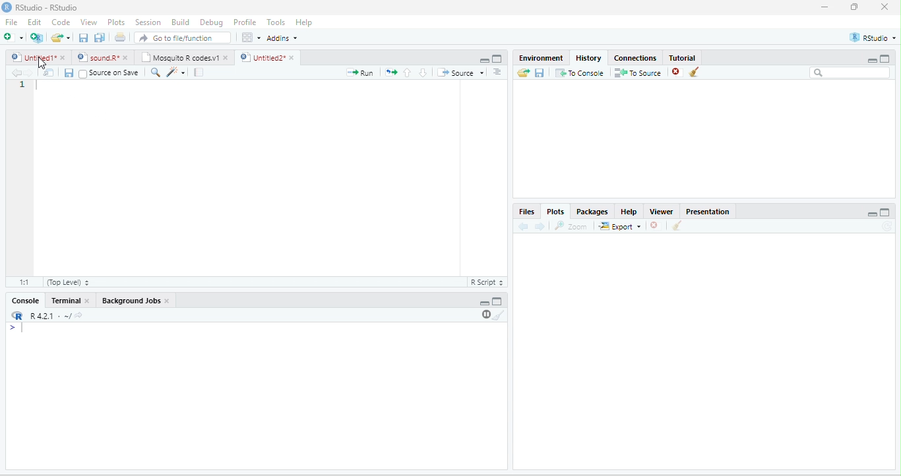 The height and width of the screenshot is (476, 901). What do you see at coordinates (11, 22) in the screenshot?
I see `File` at bounding box center [11, 22].